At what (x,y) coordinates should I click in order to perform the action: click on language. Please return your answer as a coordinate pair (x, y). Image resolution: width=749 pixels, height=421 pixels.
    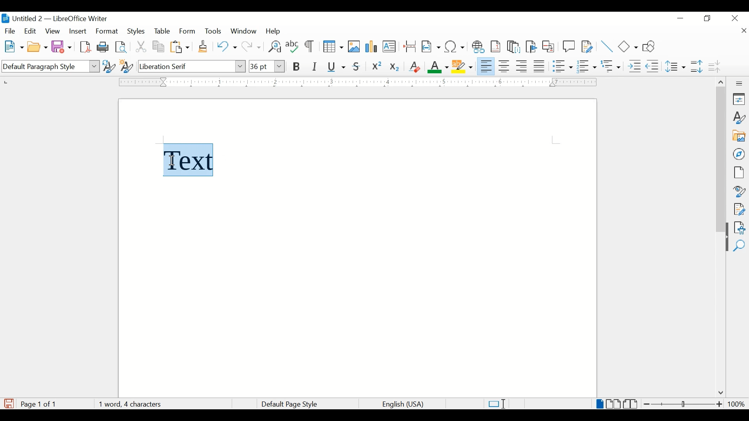
    Looking at the image, I should click on (404, 405).